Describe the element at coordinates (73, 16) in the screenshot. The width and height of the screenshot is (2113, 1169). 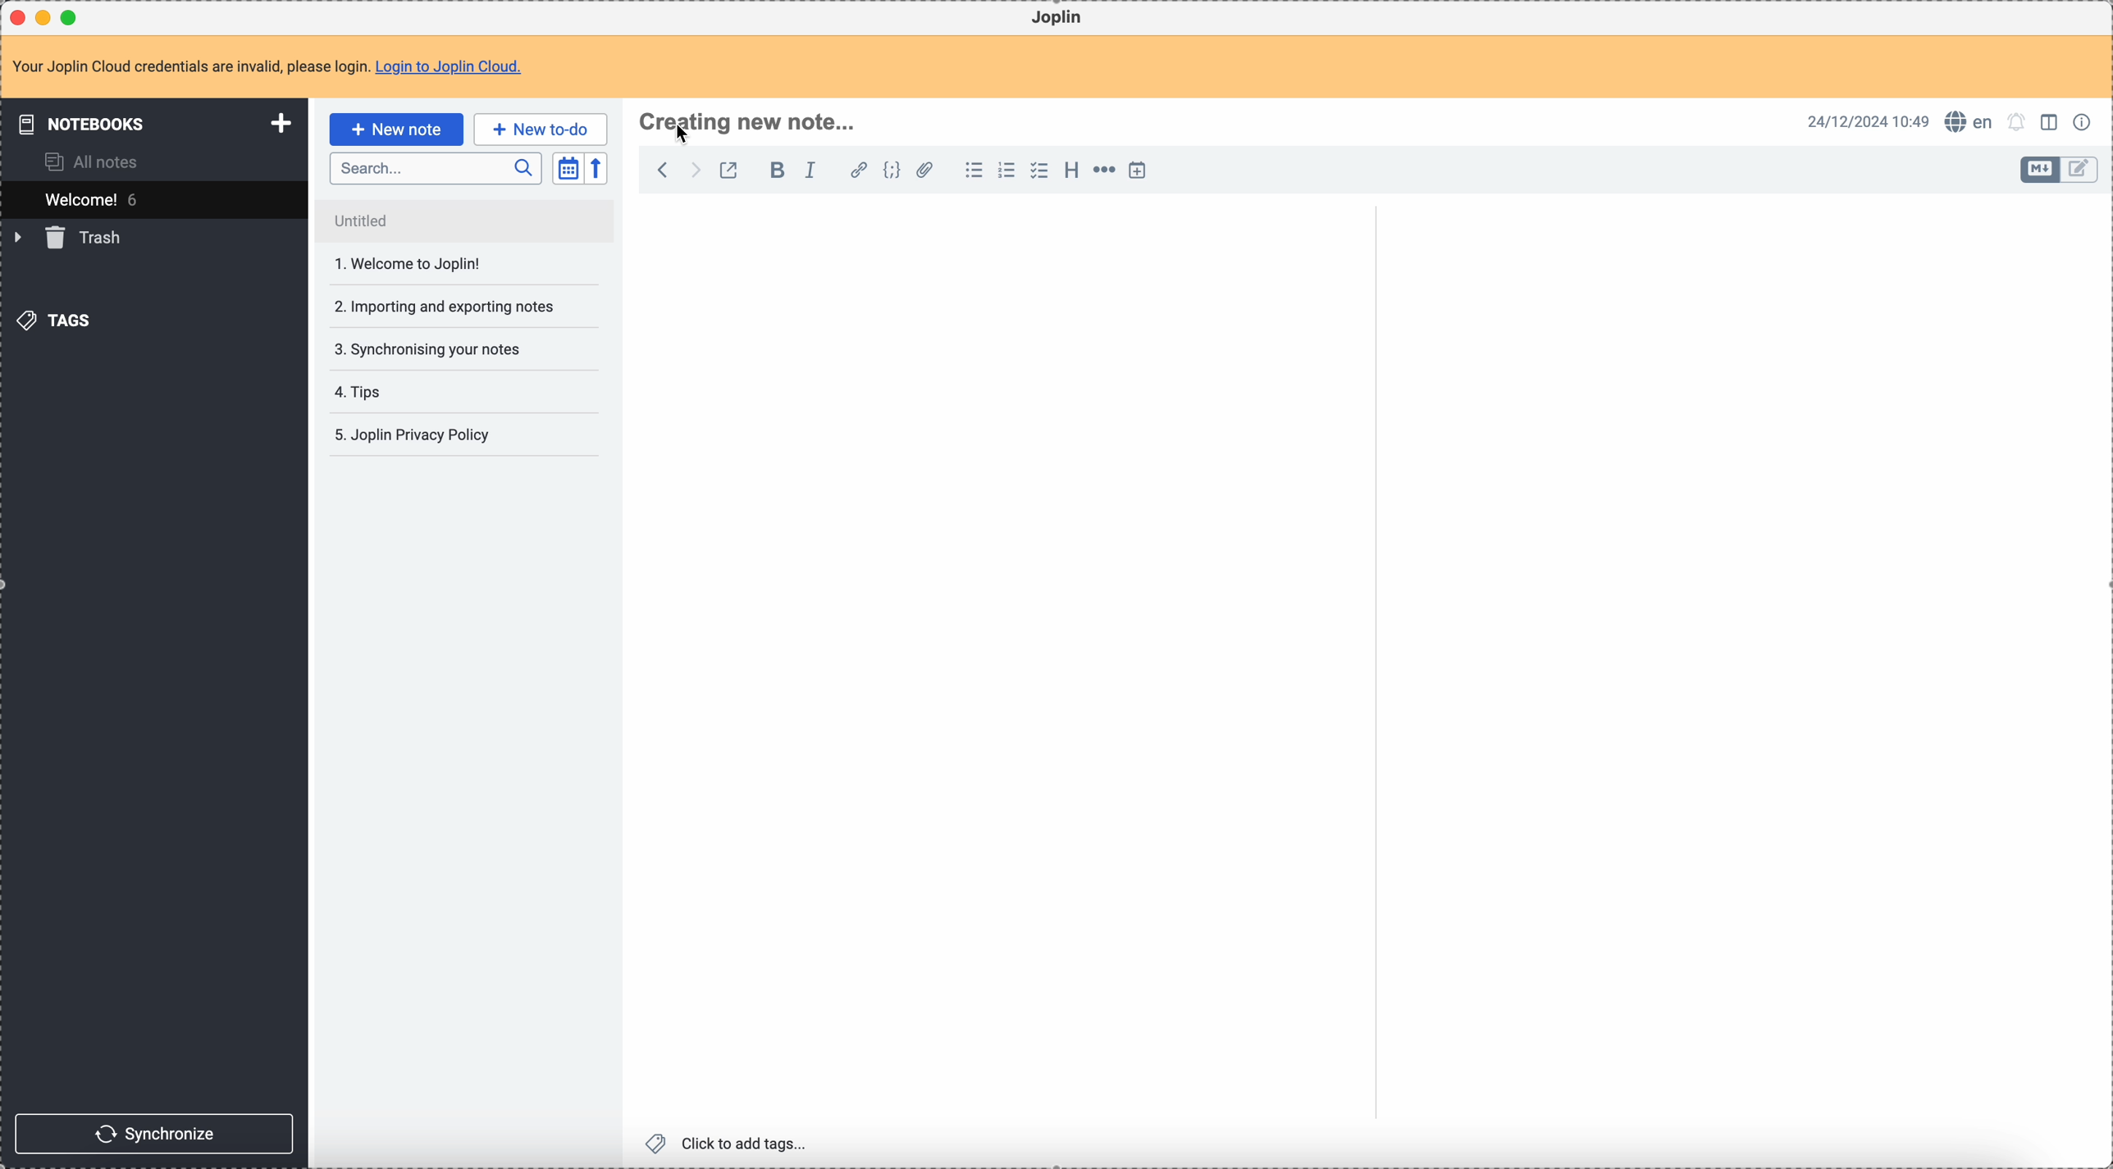
I see `maximize Joplin` at that location.